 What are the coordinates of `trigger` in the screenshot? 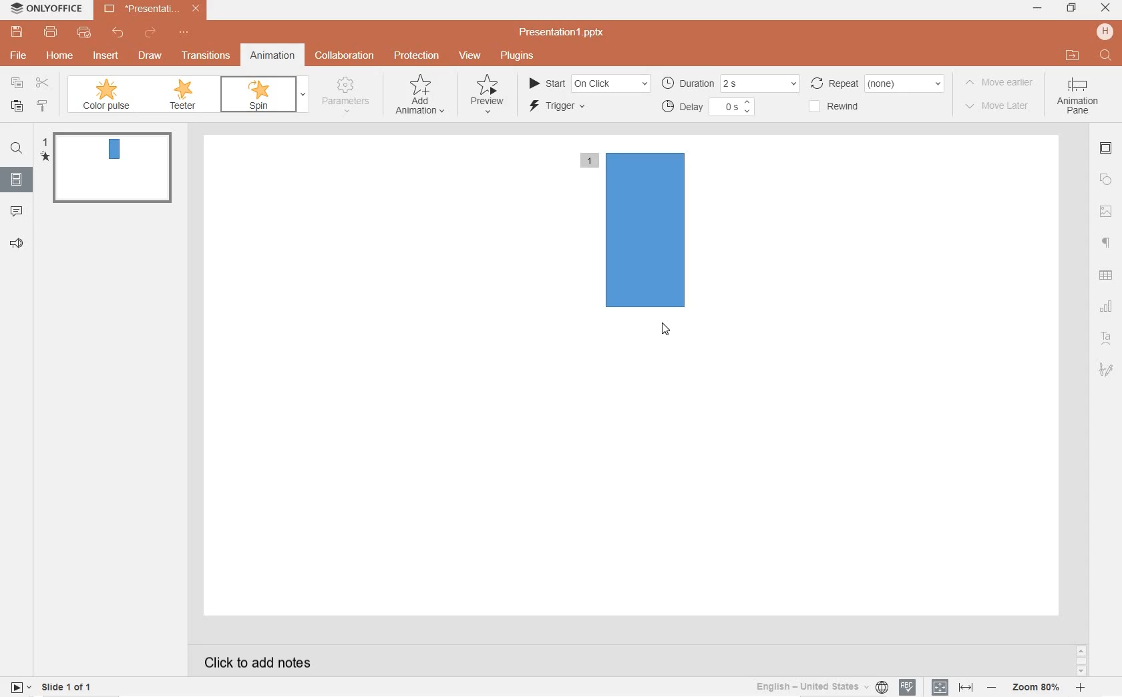 It's located at (568, 107).